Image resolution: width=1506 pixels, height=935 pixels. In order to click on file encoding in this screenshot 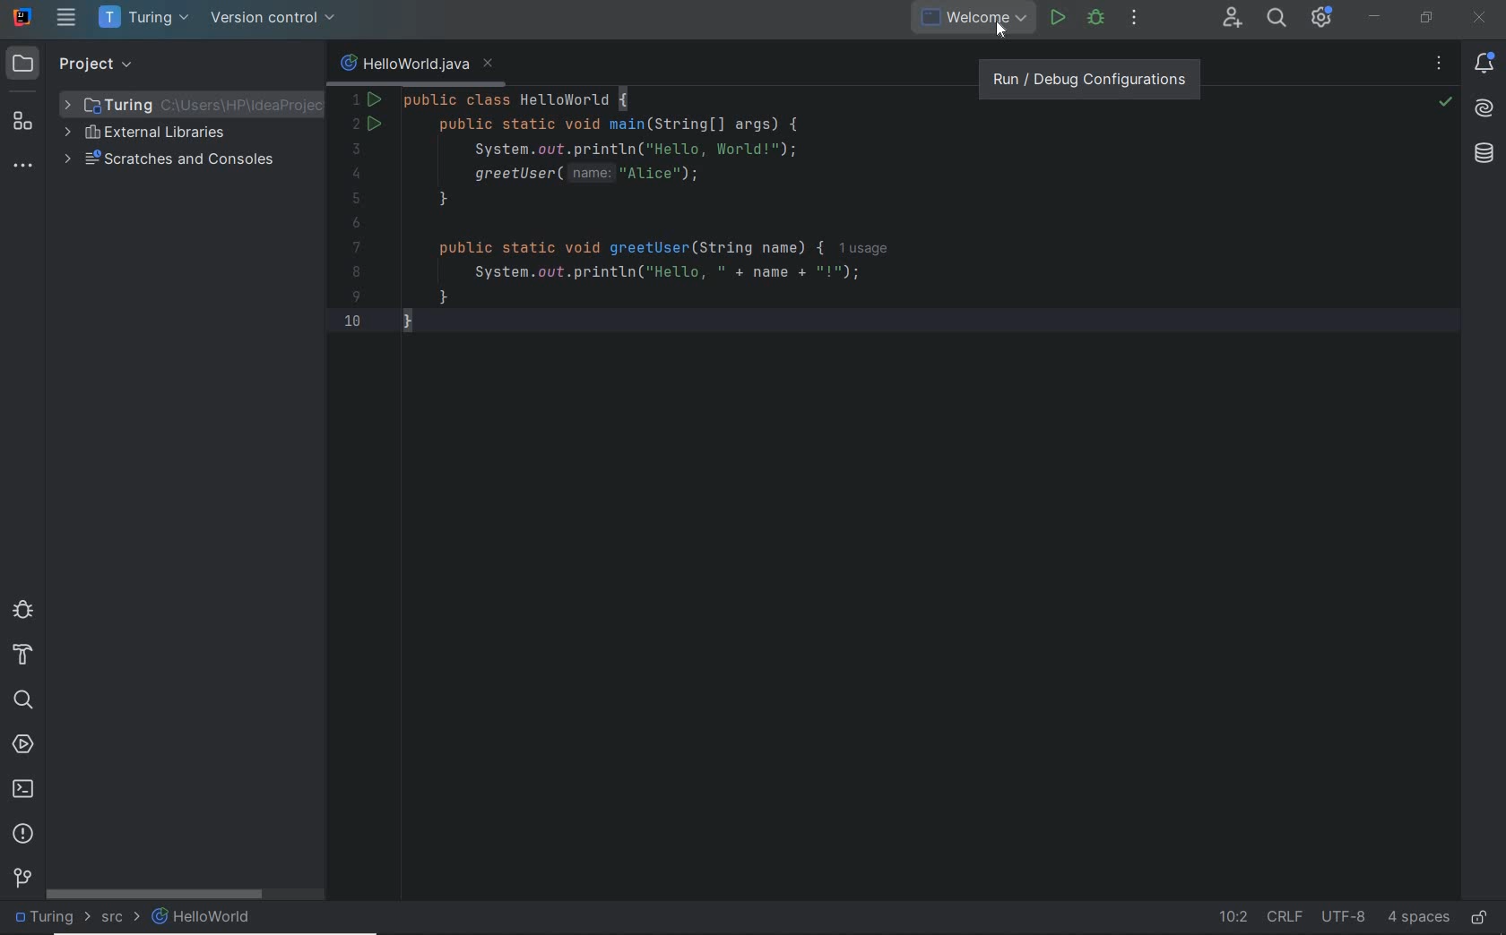, I will do `click(1345, 916)`.